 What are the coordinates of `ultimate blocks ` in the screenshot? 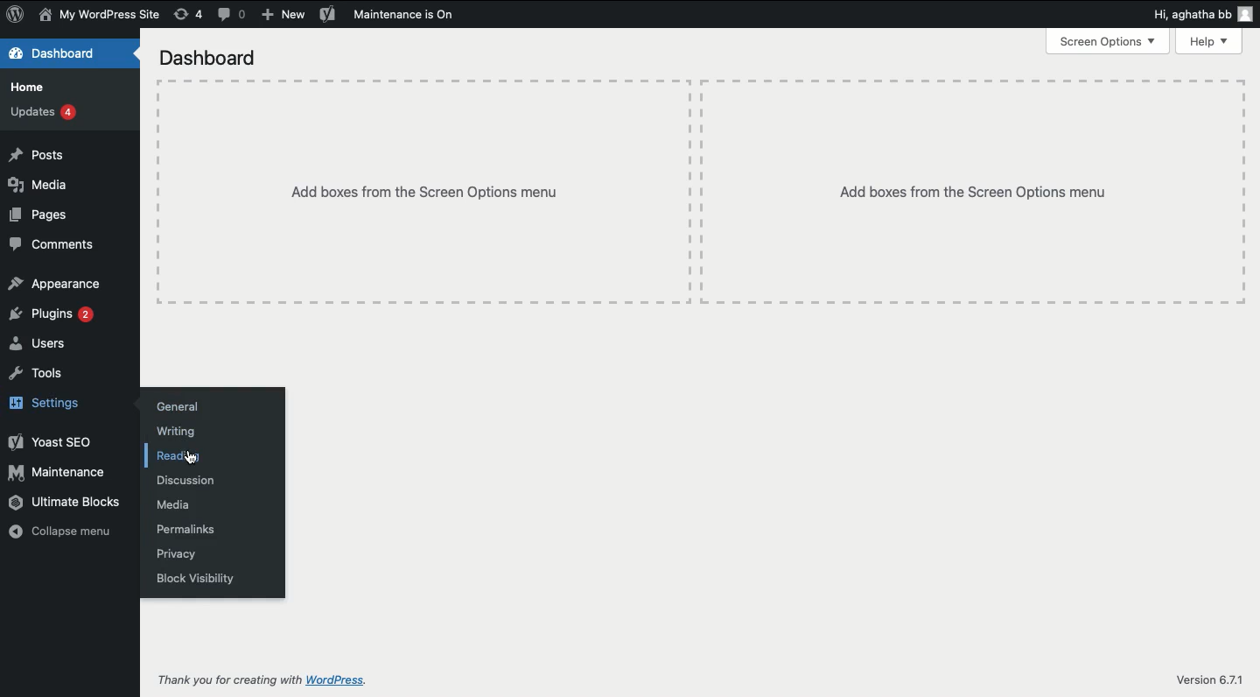 It's located at (66, 504).